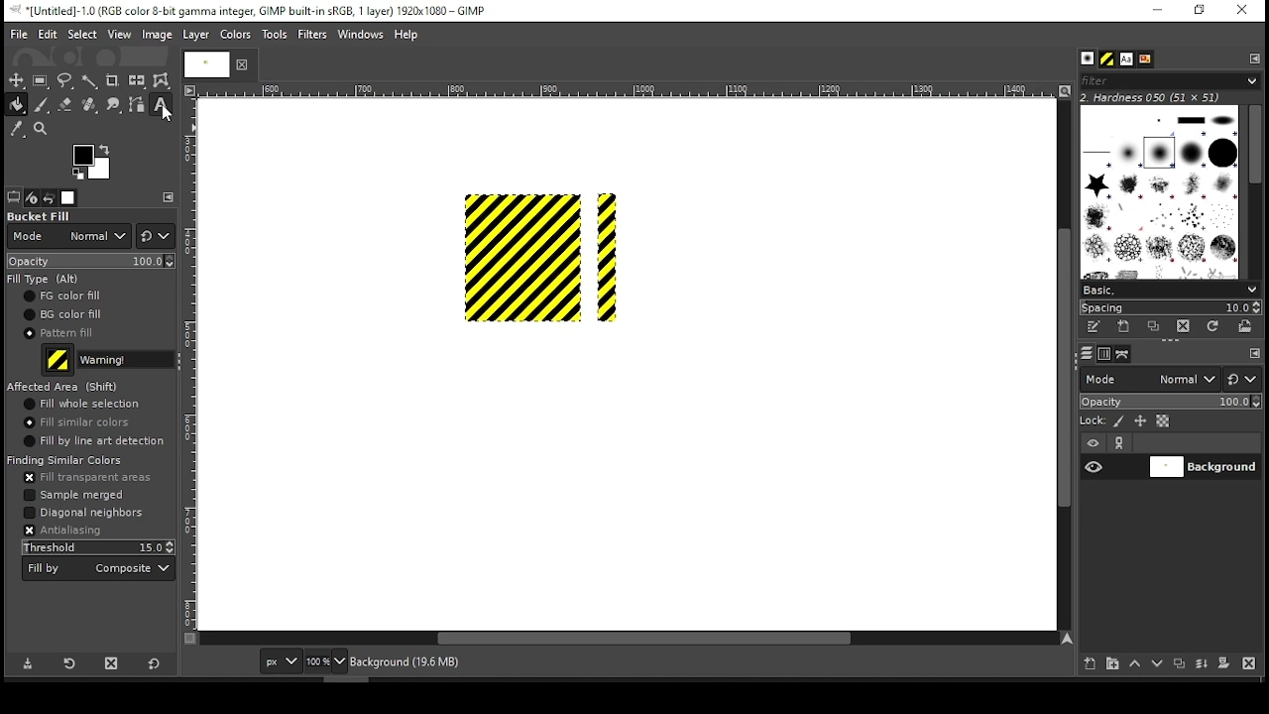 This screenshot has width=1269, height=714. Describe the element at coordinates (86, 478) in the screenshot. I see `fill transparent ` at that location.